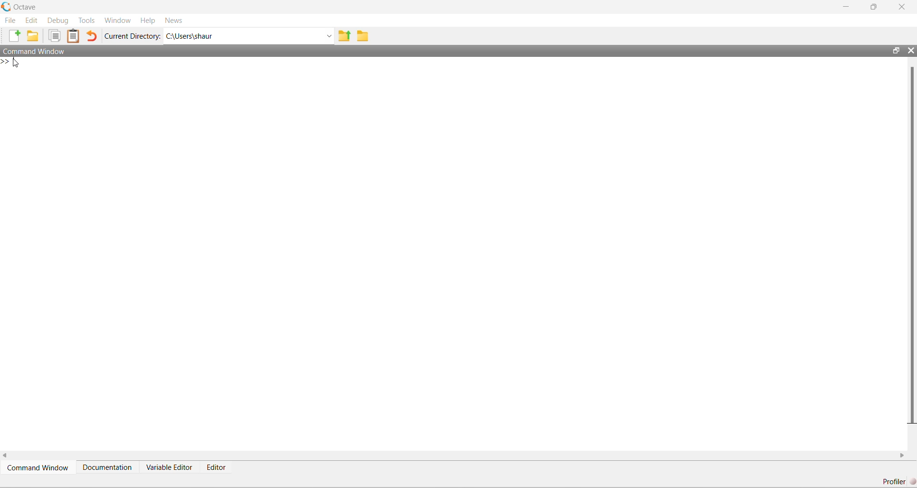 This screenshot has width=917, height=488. Describe the element at coordinates (910, 50) in the screenshot. I see `Close` at that location.